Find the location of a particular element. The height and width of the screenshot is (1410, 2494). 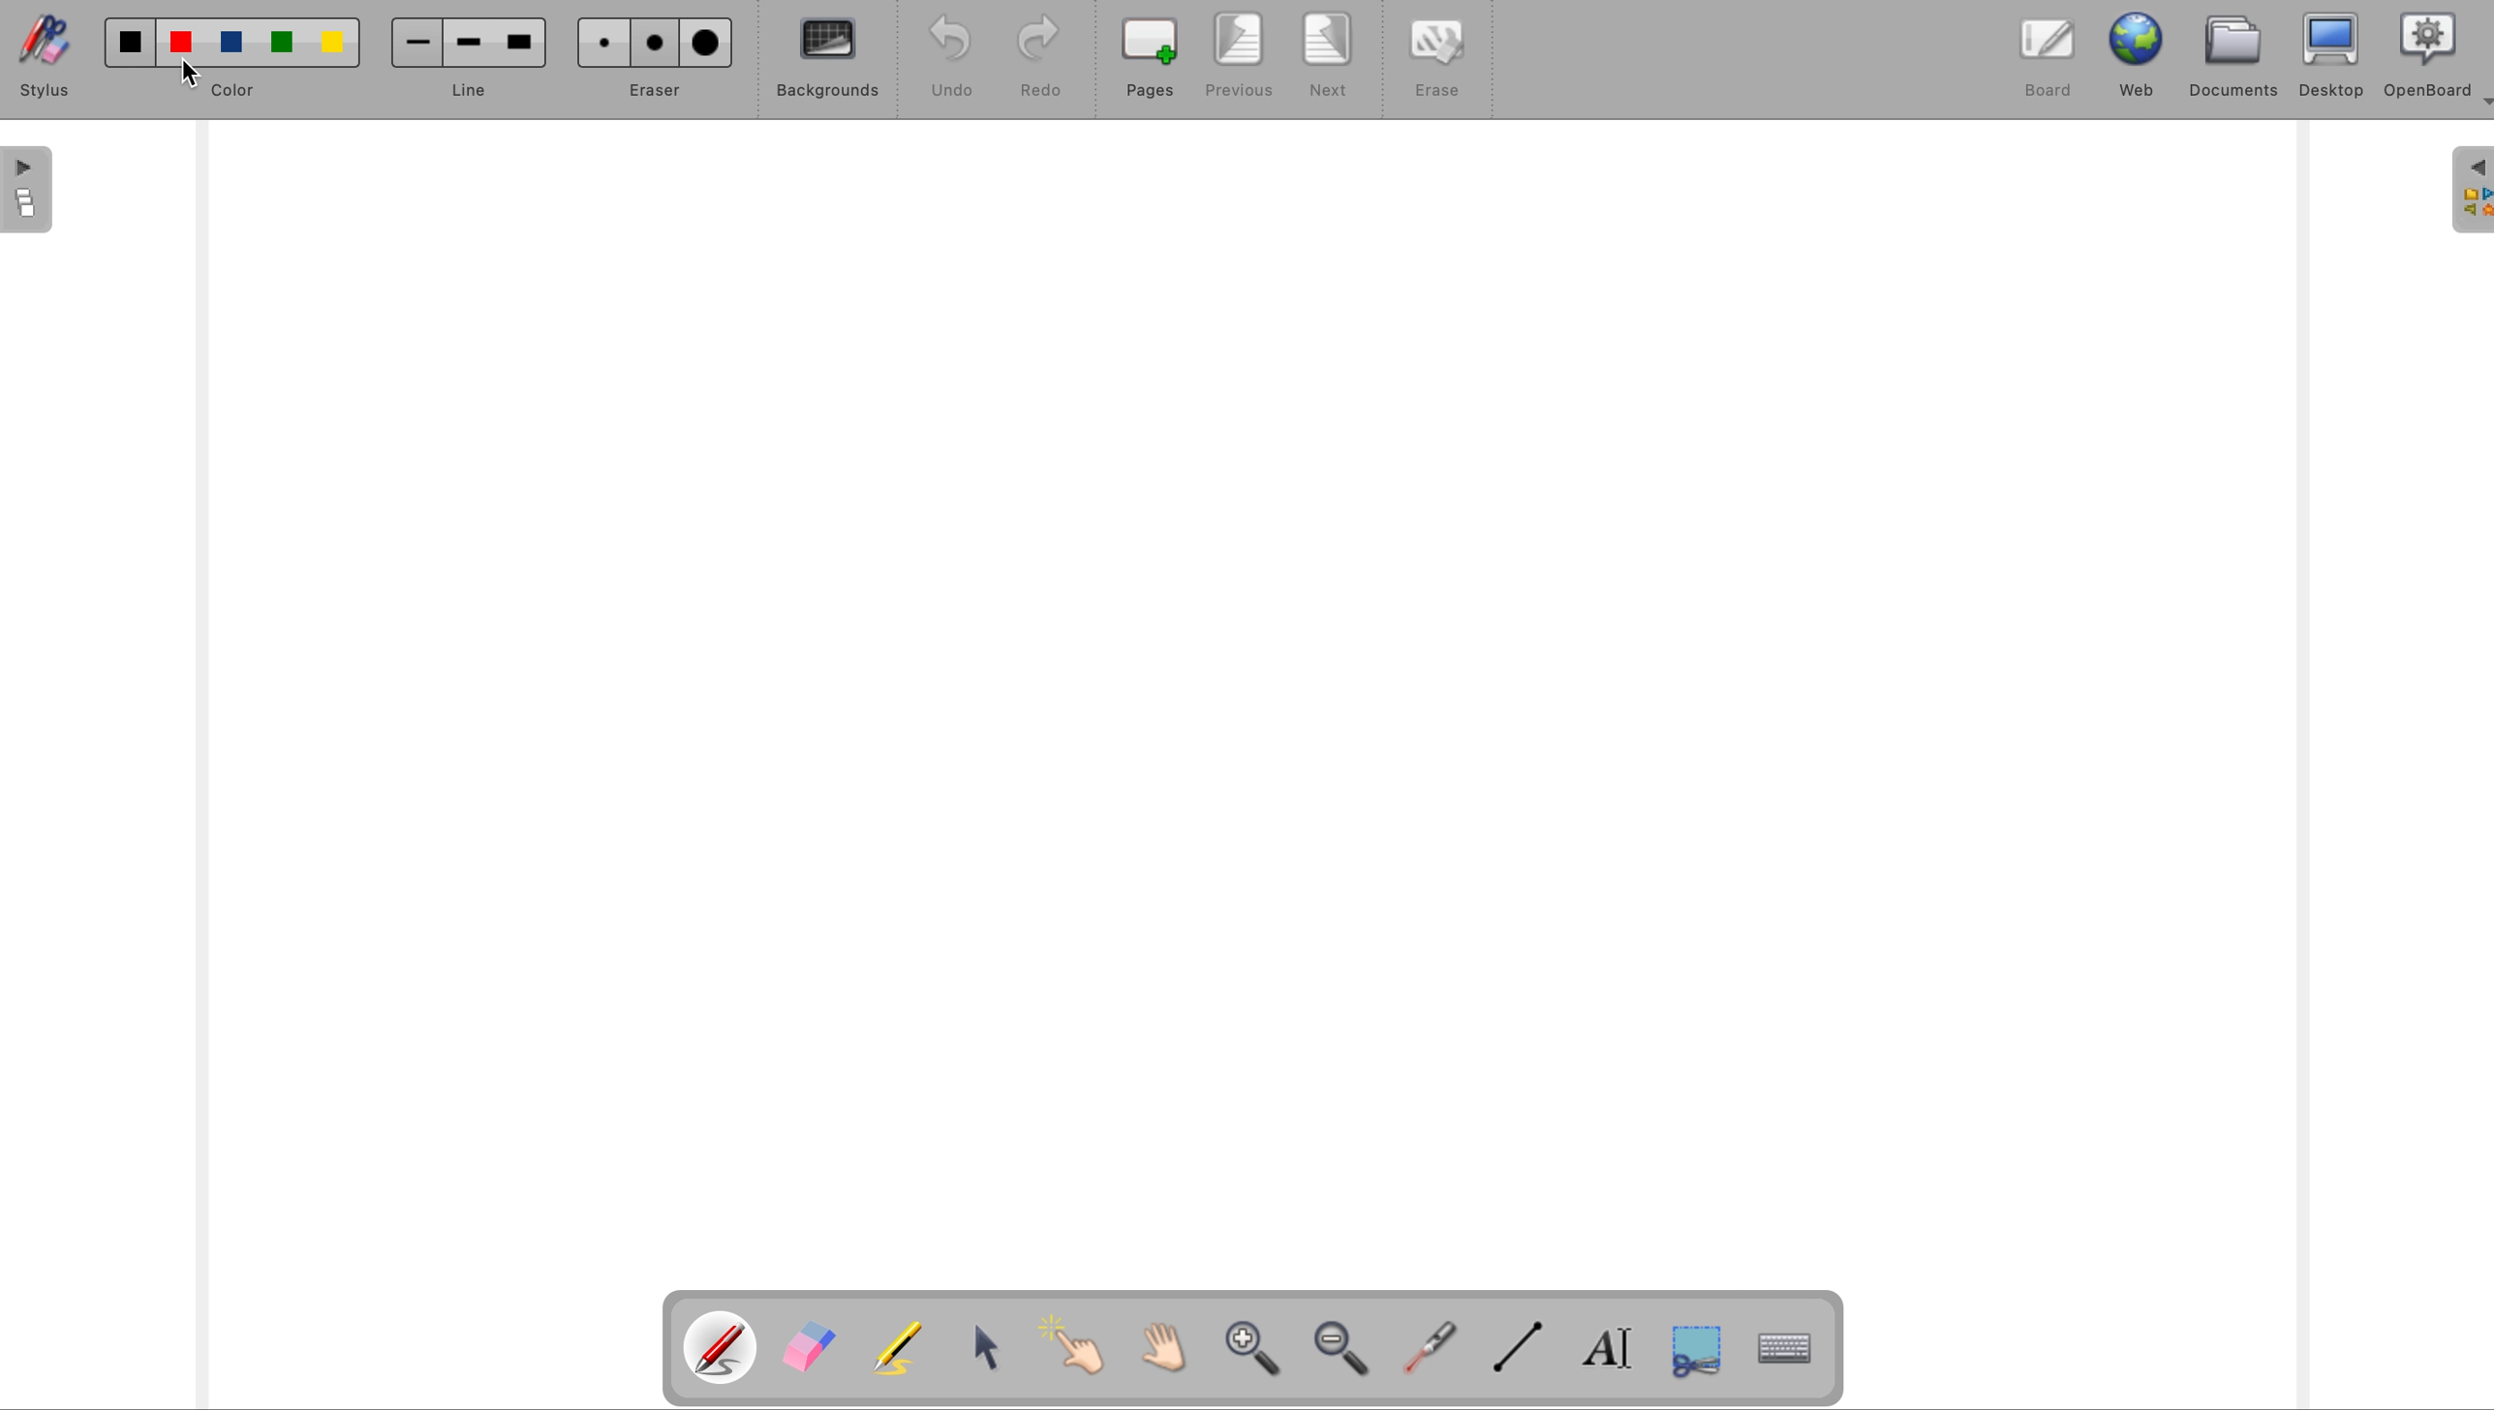

pages is located at coordinates (1153, 58).